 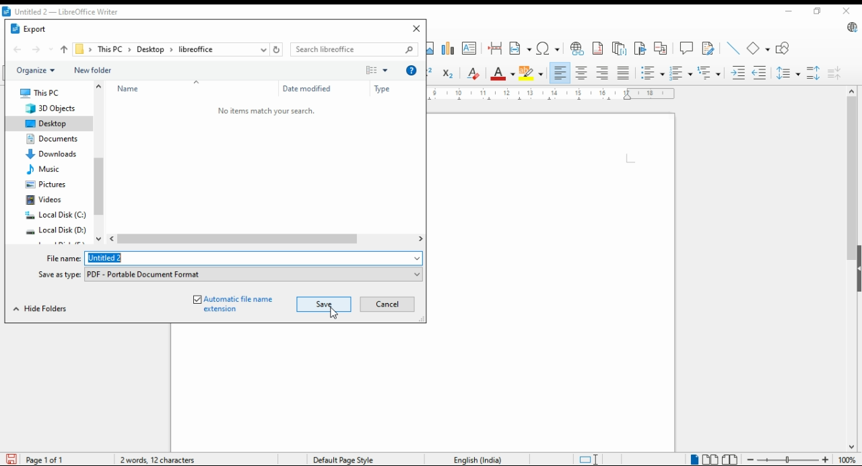 I want to click on downloads, so click(x=54, y=156).